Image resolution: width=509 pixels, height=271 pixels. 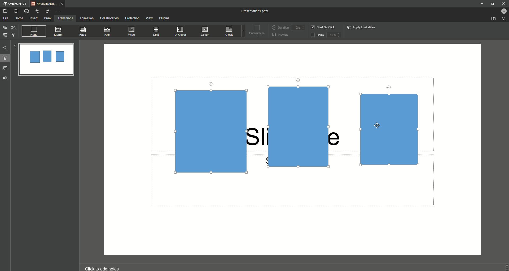 I want to click on Cover, so click(x=205, y=31).